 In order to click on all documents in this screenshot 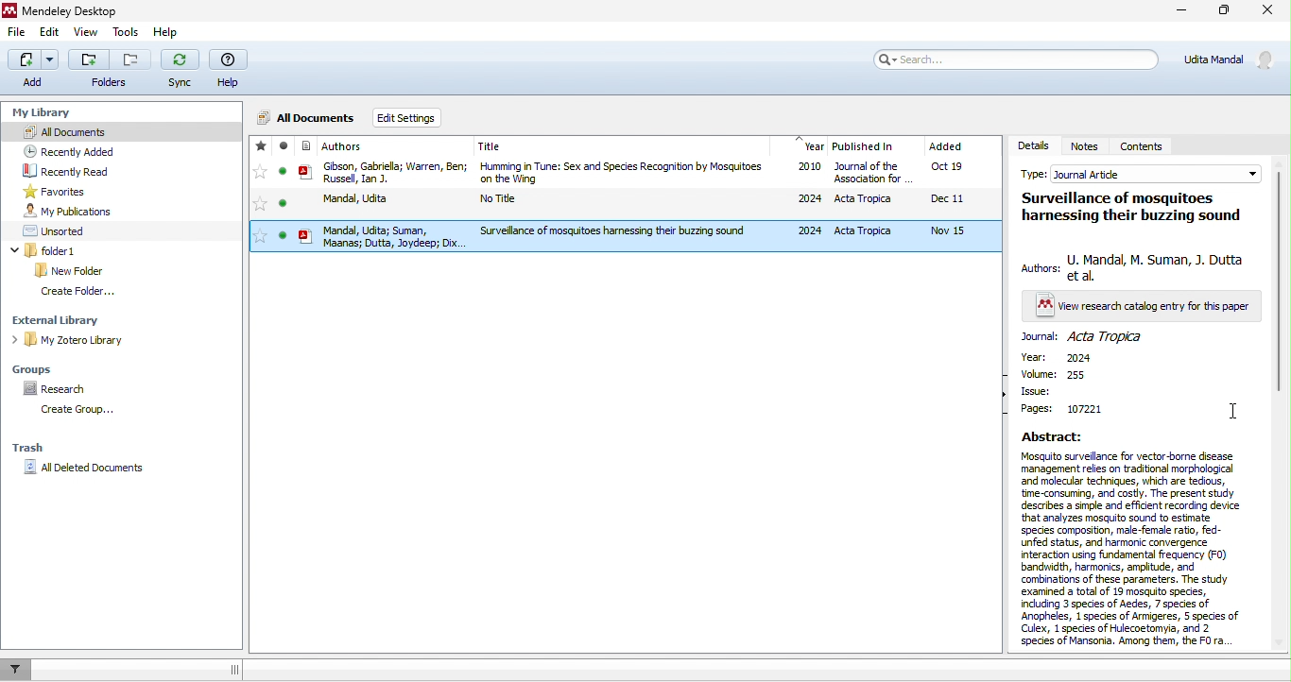, I will do `click(118, 131)`.